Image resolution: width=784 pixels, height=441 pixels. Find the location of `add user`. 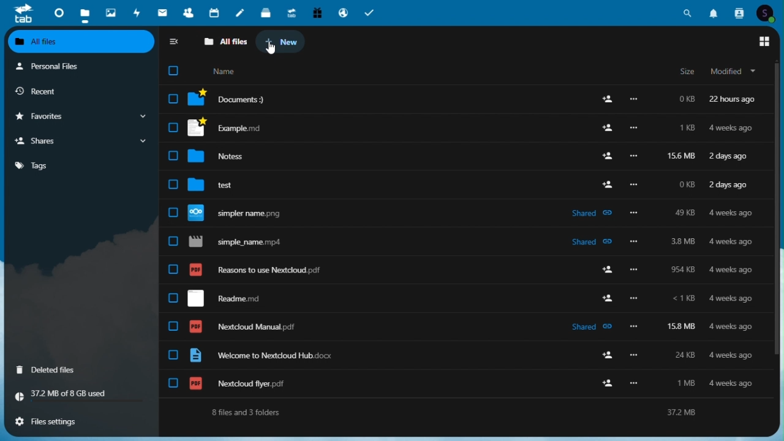

add user is located at coordinates (606, 128).